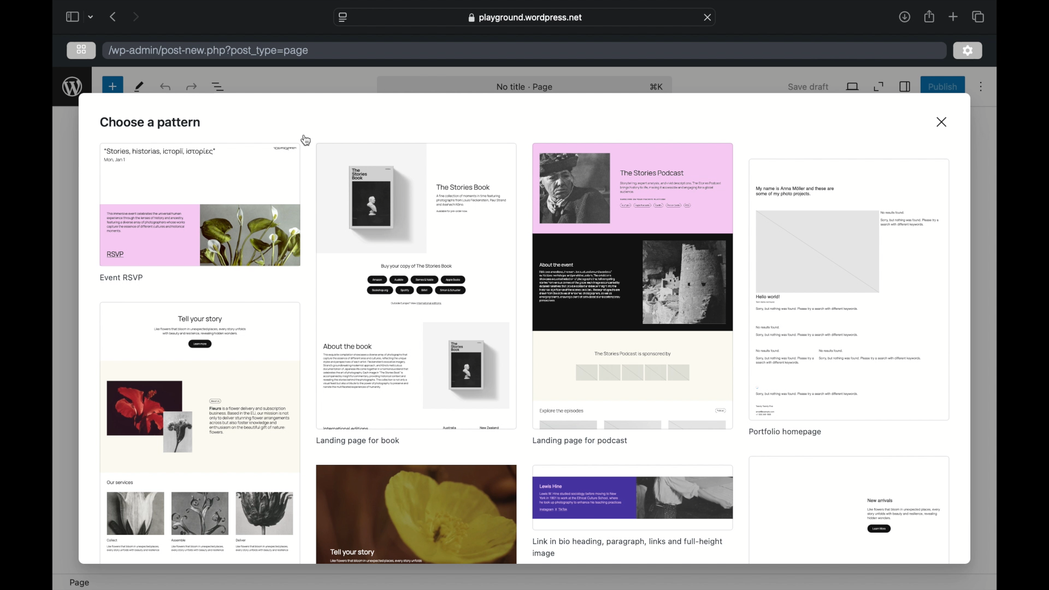 The width and height of the screenshot is (1049, 590). What do you see at coordinates (526, 87) in the screenshot?
I see `nob title - page` at bounding box center [526, 87].